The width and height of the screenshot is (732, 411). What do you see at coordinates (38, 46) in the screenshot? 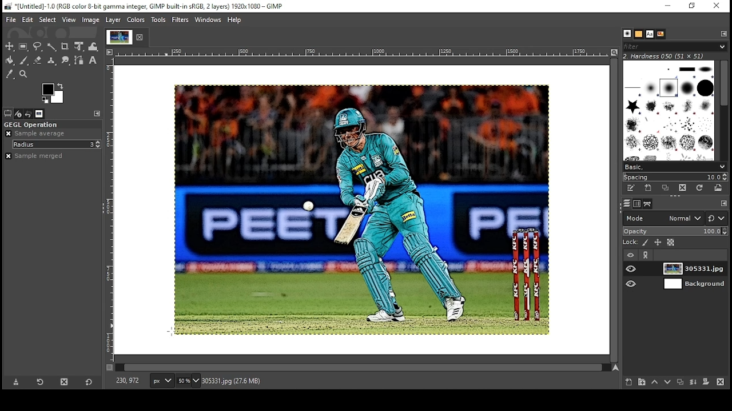
I see `free selection tool` at bounding box center [38, 46].